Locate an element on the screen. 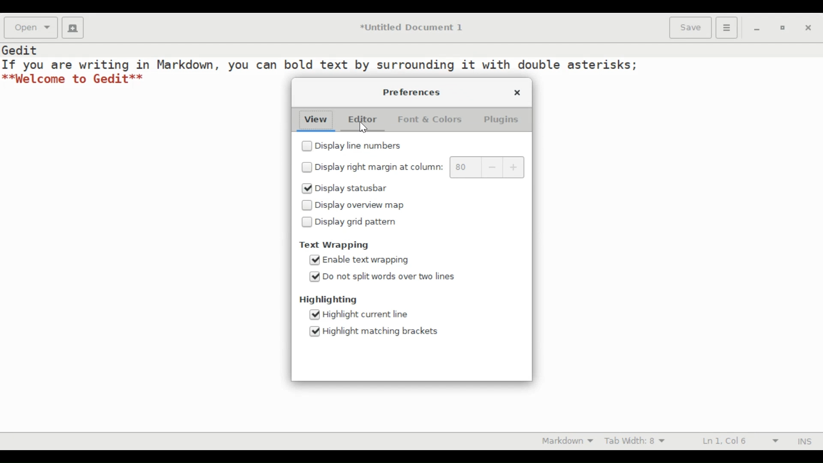 This screenshot has width=823, height=463. cursor is located at coordinates (364, 128).